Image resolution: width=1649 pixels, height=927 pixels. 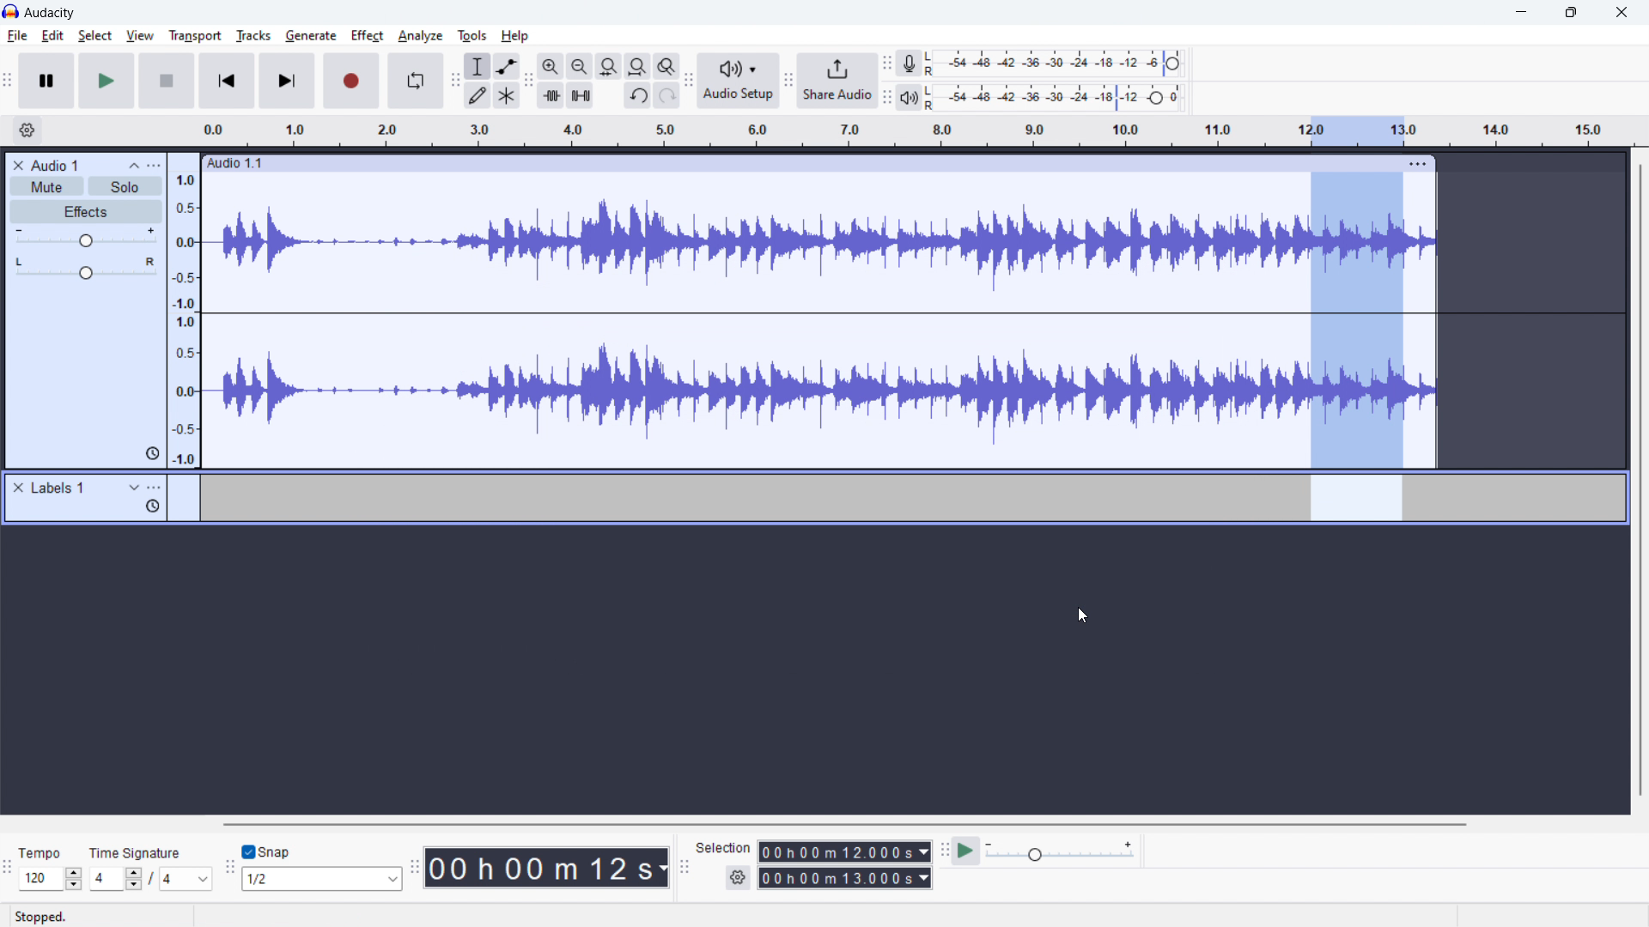 What do you see at coordinates (547, 866) in the screenshot?
I see `timestamp` at bounding box center [547, 866].